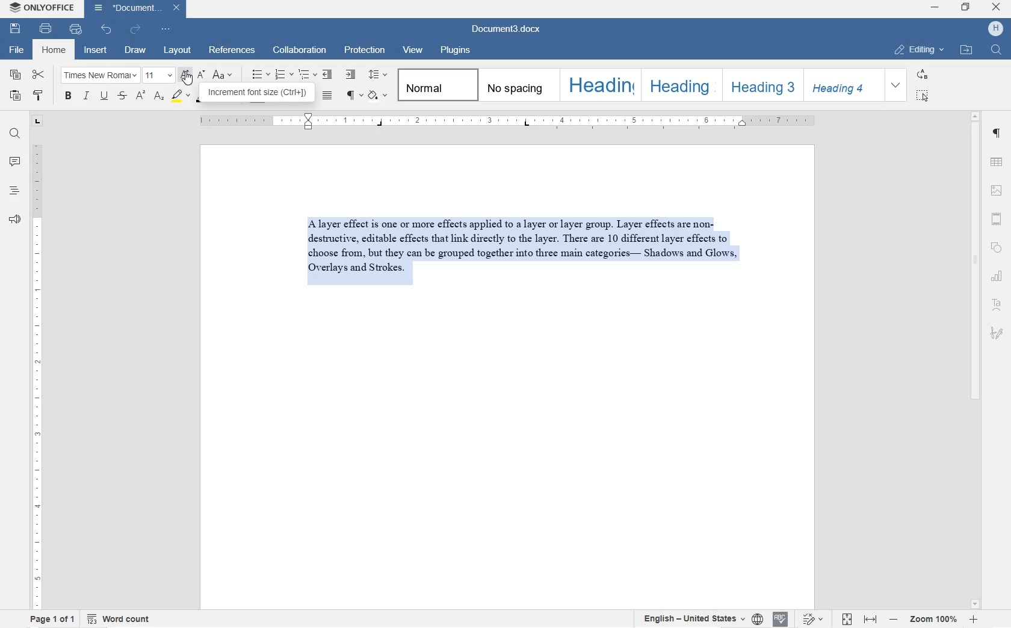  I want to click on CLOSE, so click(998, 9).